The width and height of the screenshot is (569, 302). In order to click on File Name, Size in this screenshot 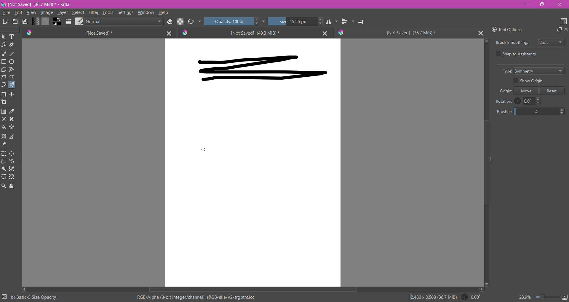, I will do `click(42, 4)`.